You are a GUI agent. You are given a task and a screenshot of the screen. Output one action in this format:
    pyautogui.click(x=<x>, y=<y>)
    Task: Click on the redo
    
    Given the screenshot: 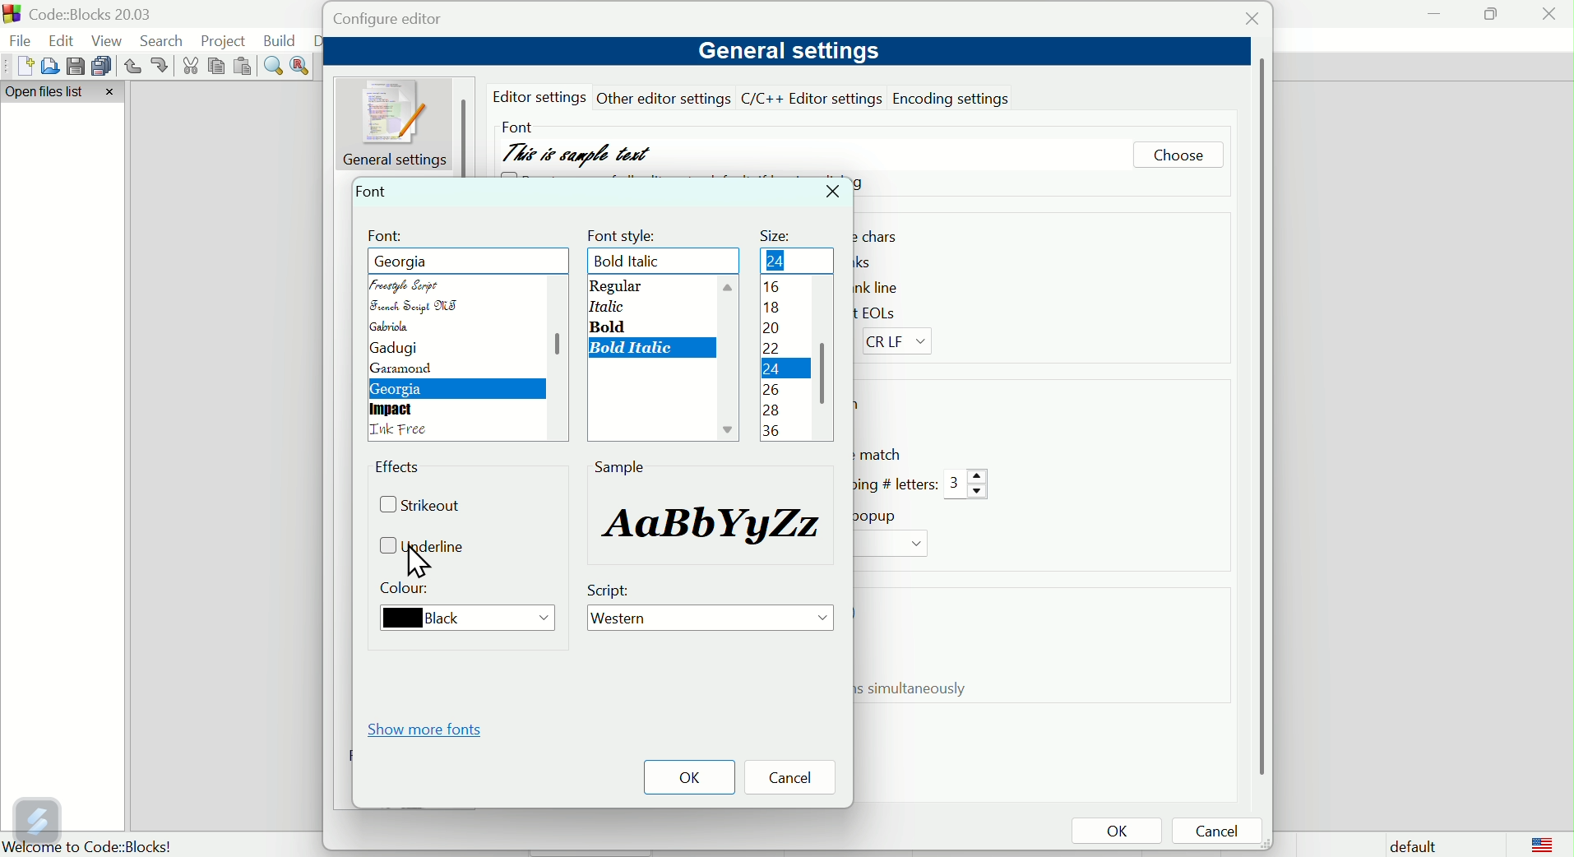 What is the action you would take?
    pyautogui.click(x=161, y=65)
    